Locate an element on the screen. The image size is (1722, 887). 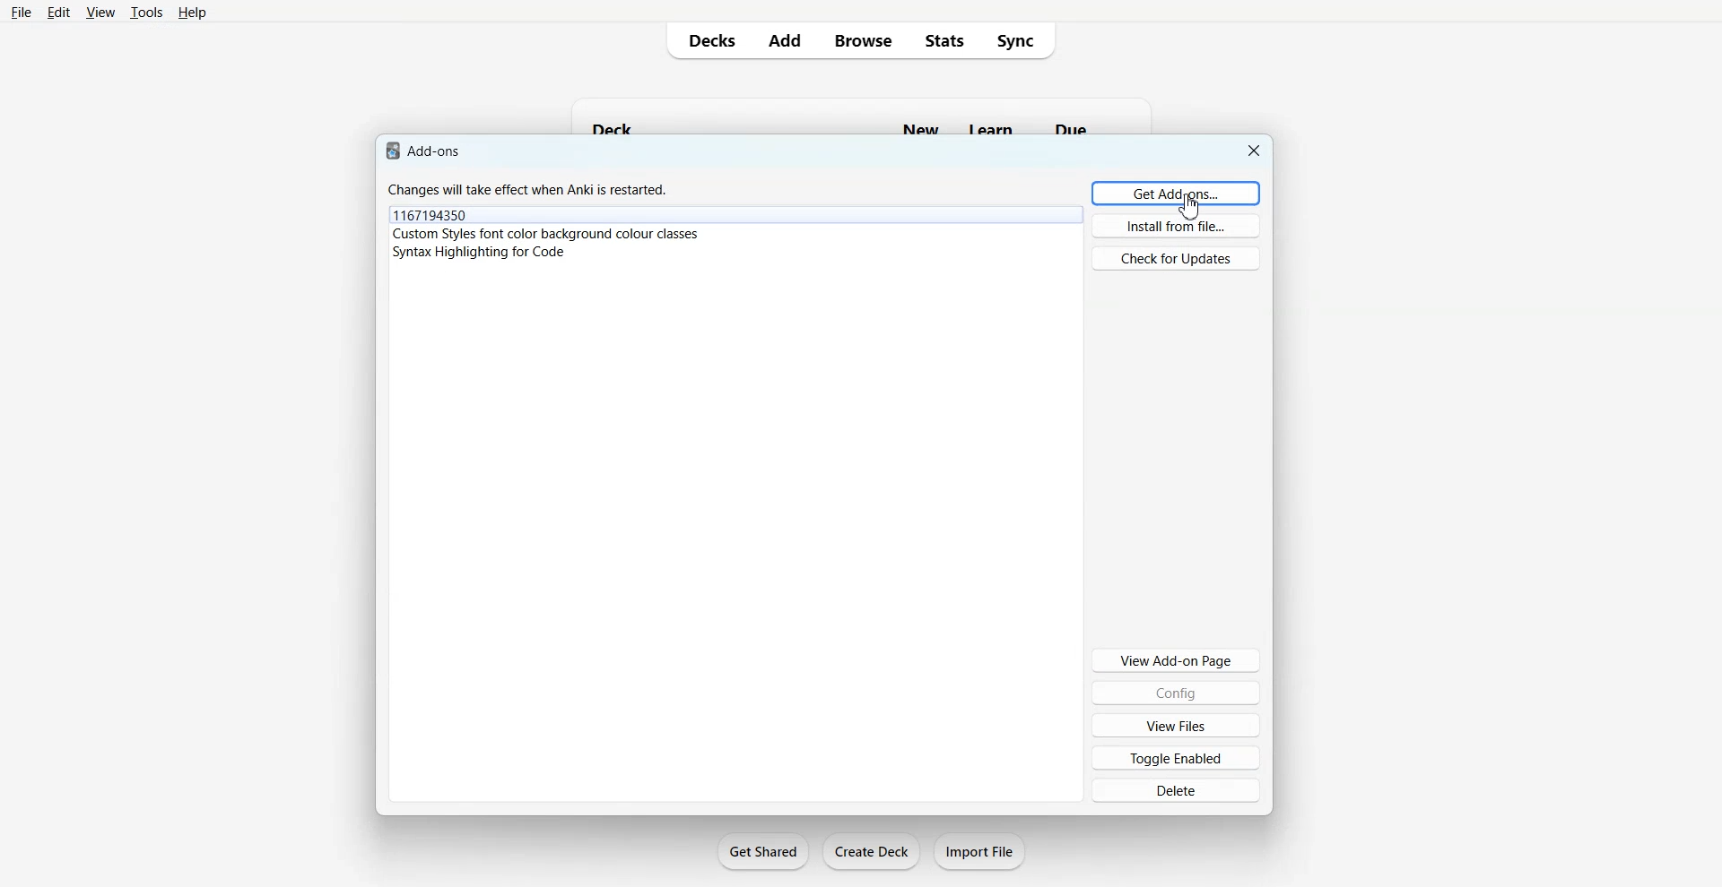
File is located at coordinates (22, 12).